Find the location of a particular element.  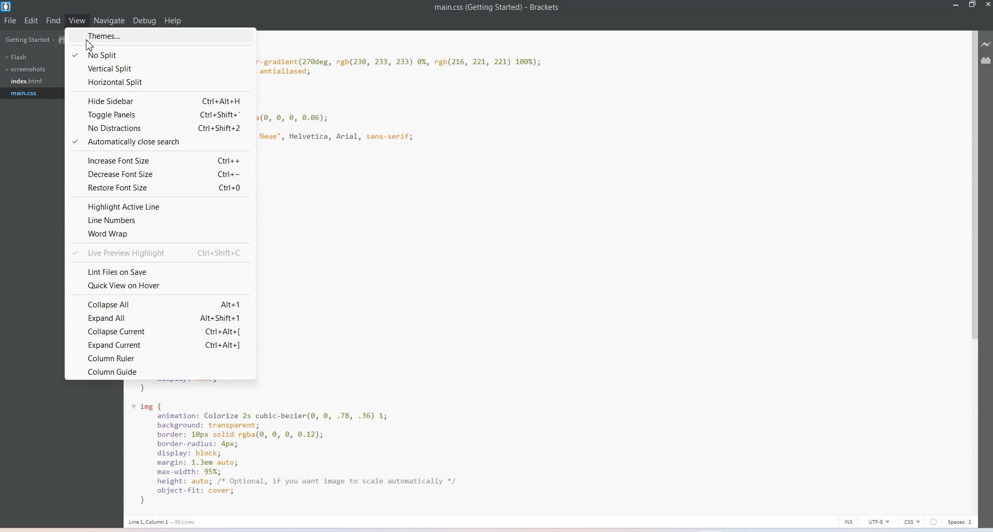

Column Guide is located at coordinates (158, 371).